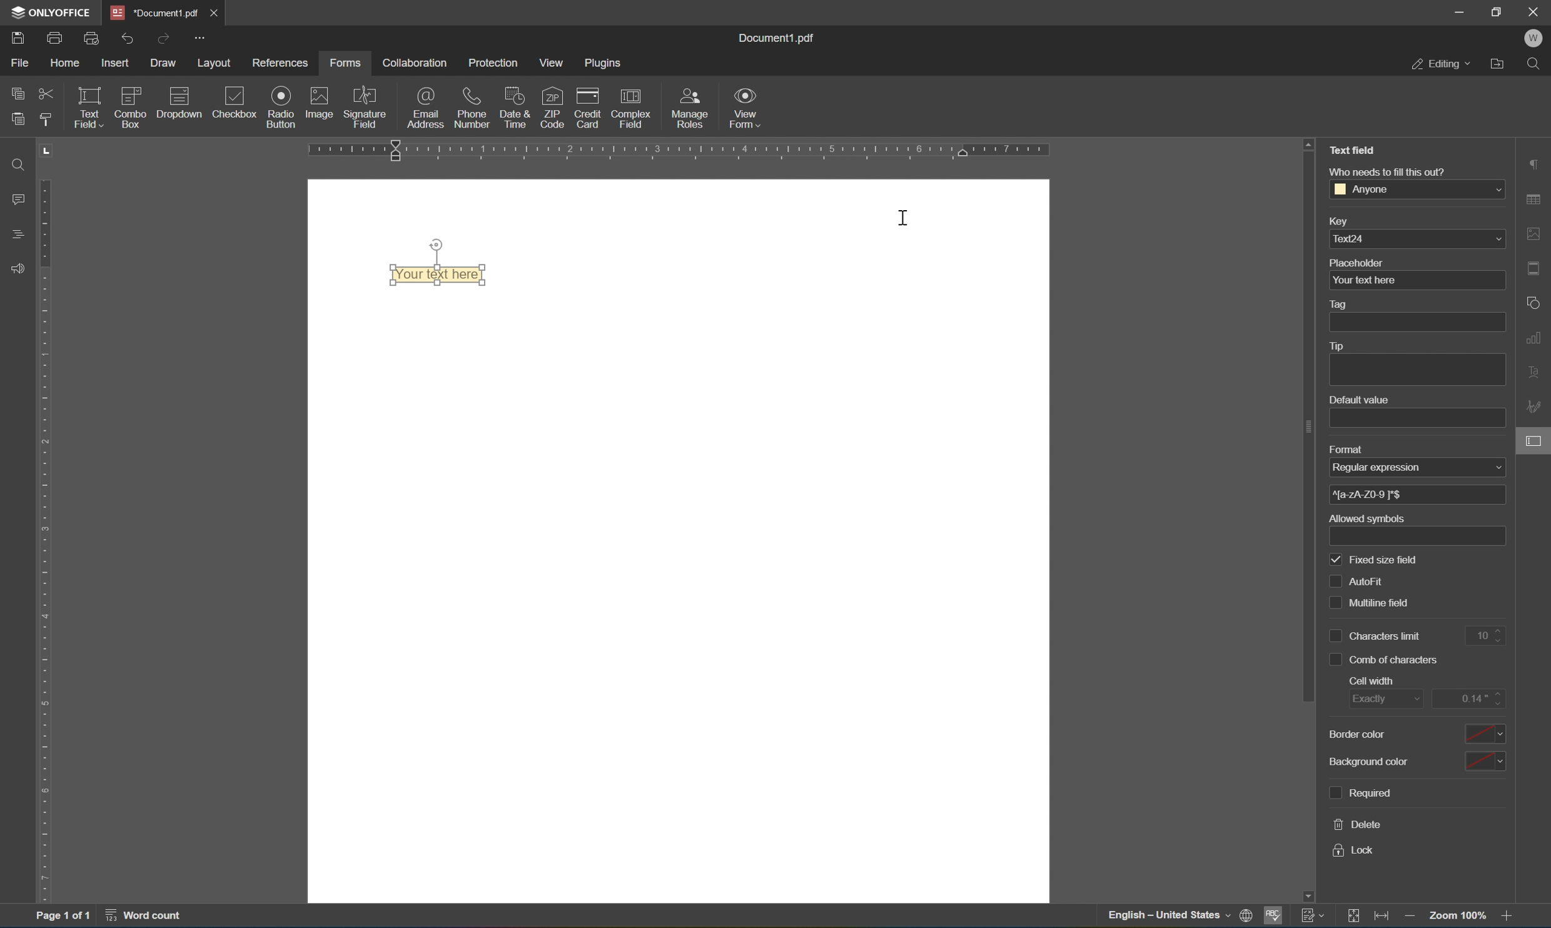 The image size is (1551, 928). What do you see at coordinates (1353, 851) in the screenshot?
I see `lock` at bounding box center [1353, 851].